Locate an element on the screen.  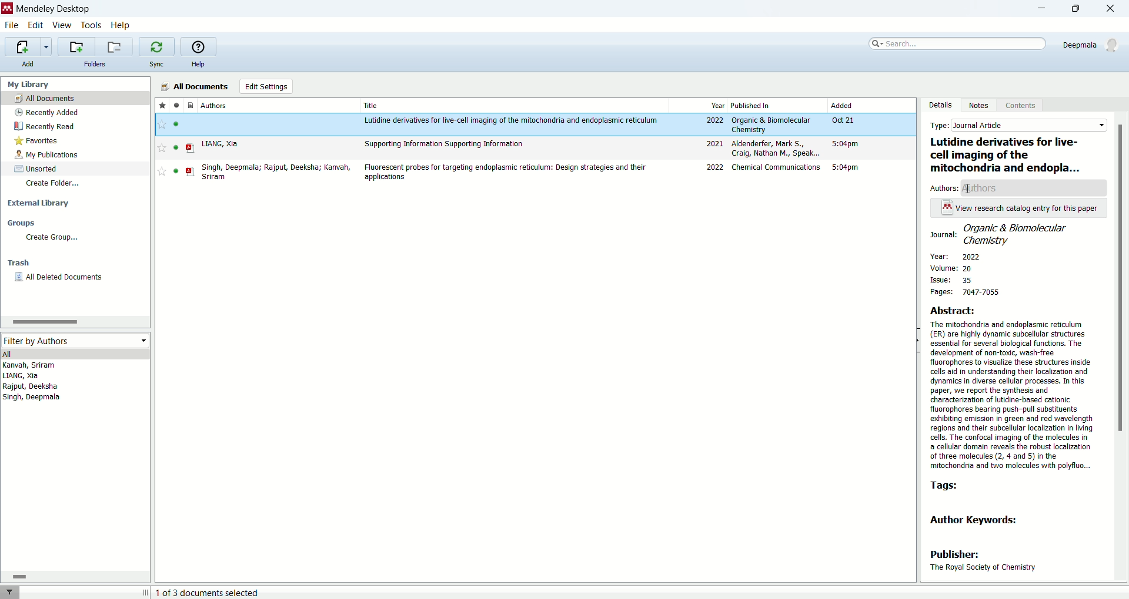
Abstract:

The mitochondria and endoplasmic reticulum
(ER) are highly dynamic subcellular structures
essential for several biological functions. The
development of non-toxic, wash-free
fluorophores to visualize these structures inside
cells aid in understanding their localization and
dynamics in diverse cellular processes. In this
paper, we report the synthesis and
characterization of utidine-based cationic
fluorophores bearing push-pull substituents
exhibiting emission in green and red wavelength
regions and their subcellular localization in living
cells. The confocal imaging of the molecules in
a cellular domain reveals the robust localization
of three molecules (2, 4 and 5) in the
‘mitochondria and two molecules with polyfiuo... is located at coordinates (1014, 387).